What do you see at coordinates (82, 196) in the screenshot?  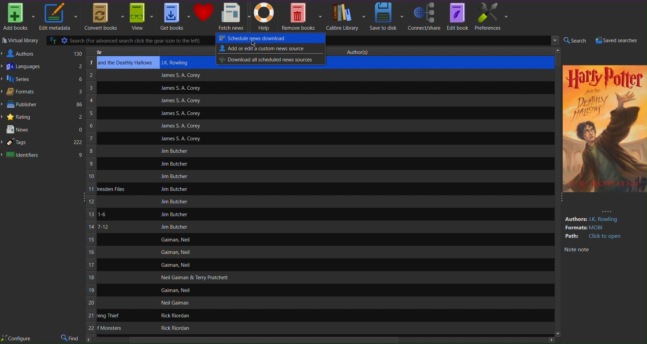 I see `Collapse` at bounding box center [82, 196].